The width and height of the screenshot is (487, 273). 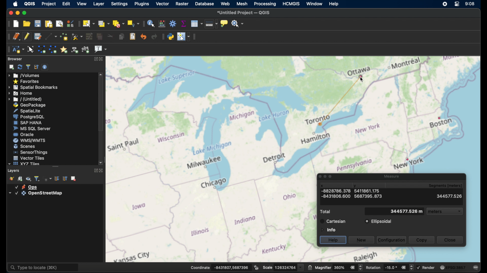 What do you see at coordinates (445, 186) in the screenshot?
I see `segments meters` at bounding box center [445, 186].